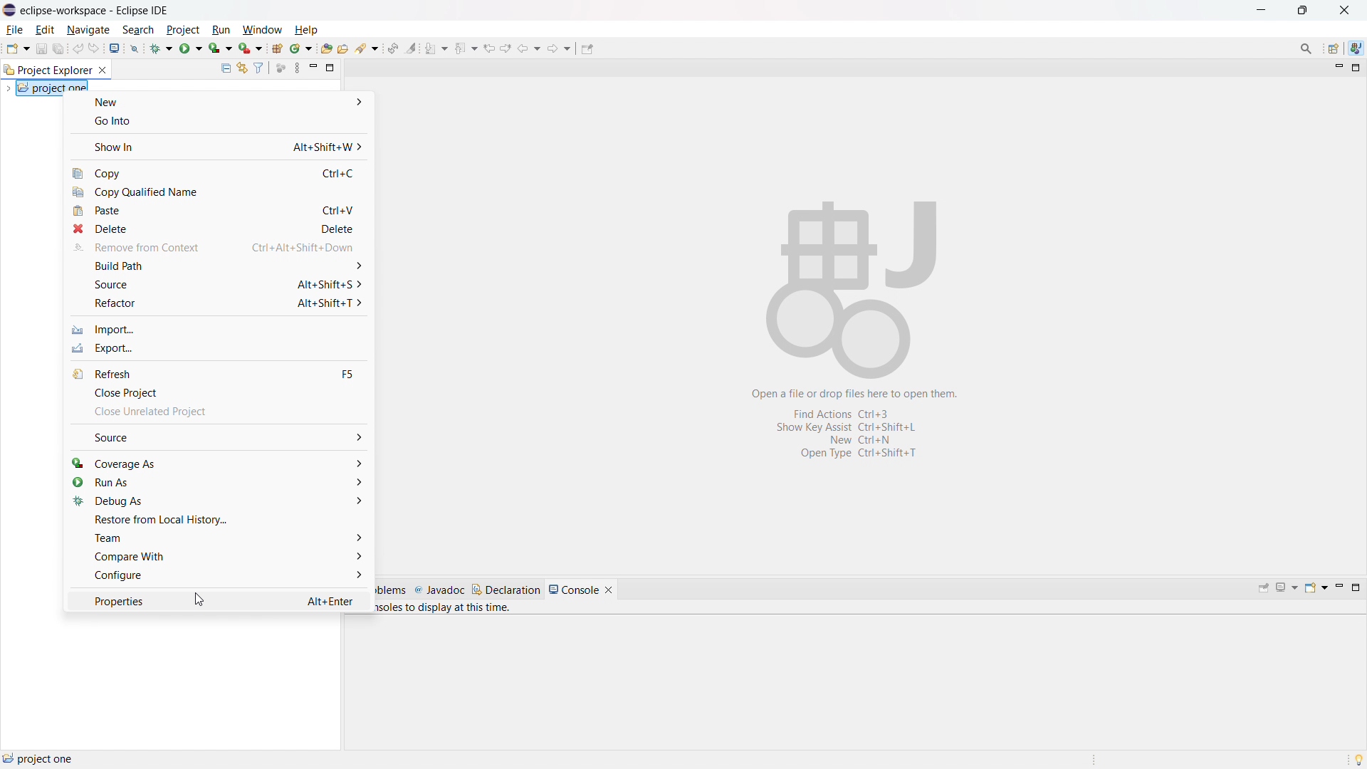  What do you see at coordinates (1316, 587) in the screenshot?
I see `open console` at bounding box center [1316, 587].